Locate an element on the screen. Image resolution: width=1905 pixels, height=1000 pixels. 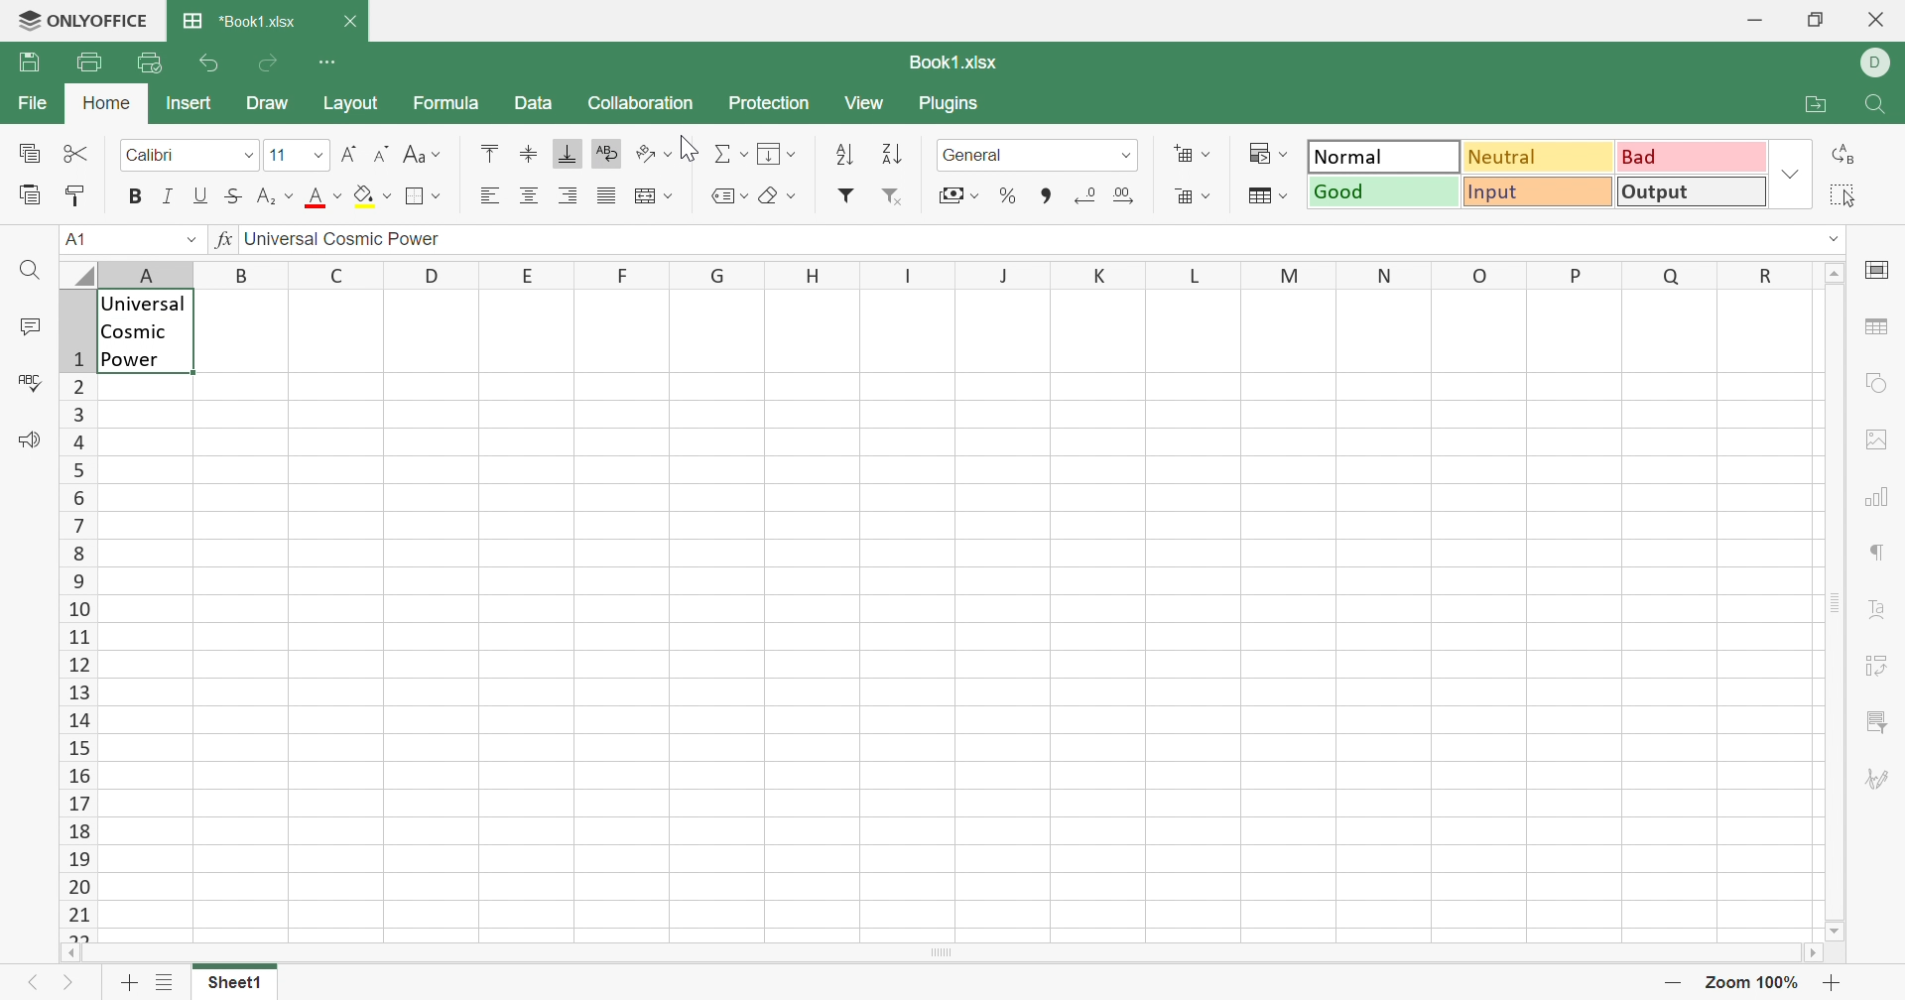
Fill color is located at coordinates (376, 195).